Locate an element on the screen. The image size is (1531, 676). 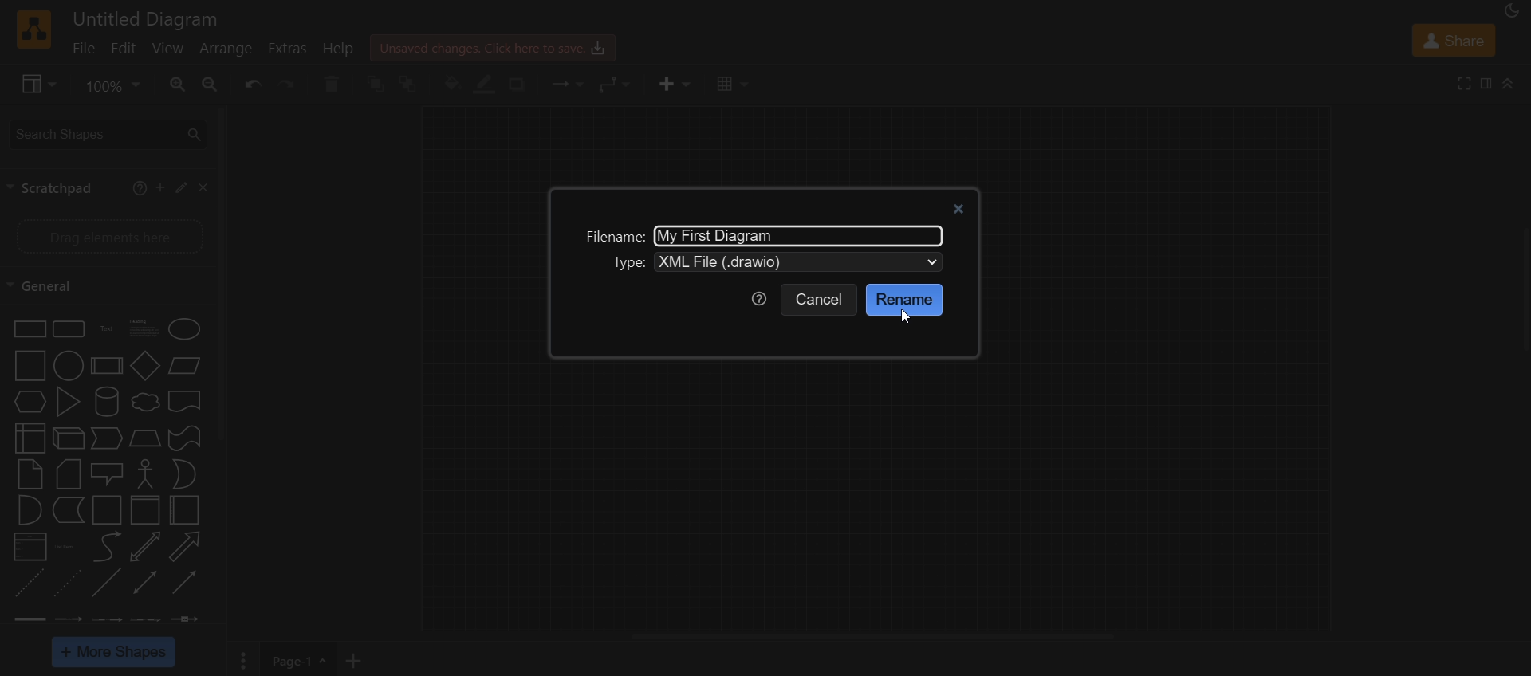
general is located at coordinates (49, 285).